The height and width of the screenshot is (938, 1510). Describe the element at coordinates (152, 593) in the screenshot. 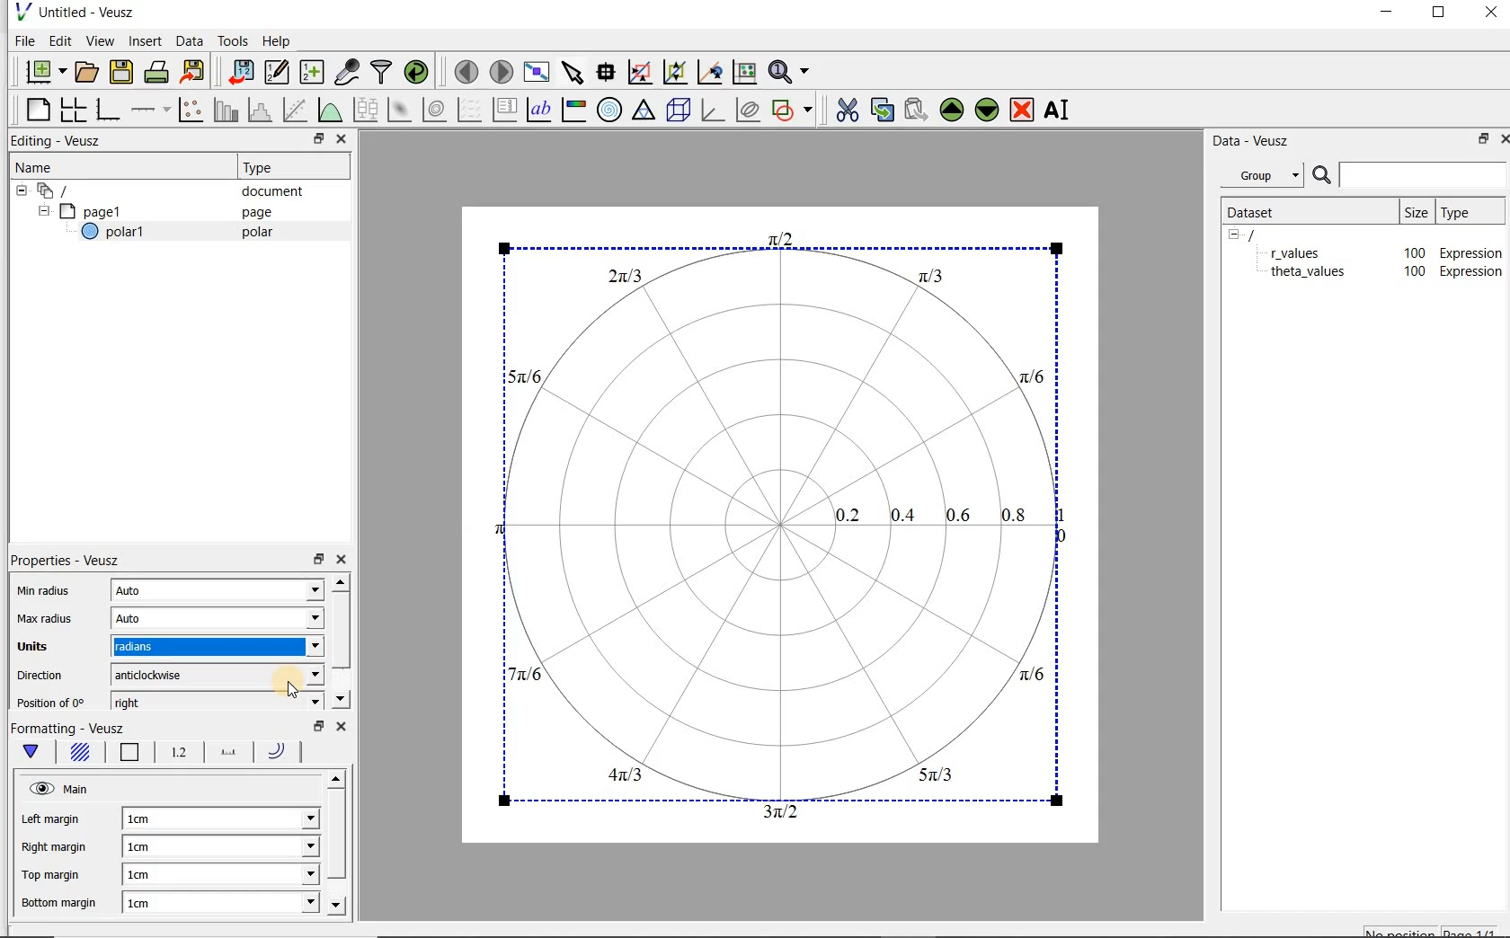

I see `Auto` at that location.